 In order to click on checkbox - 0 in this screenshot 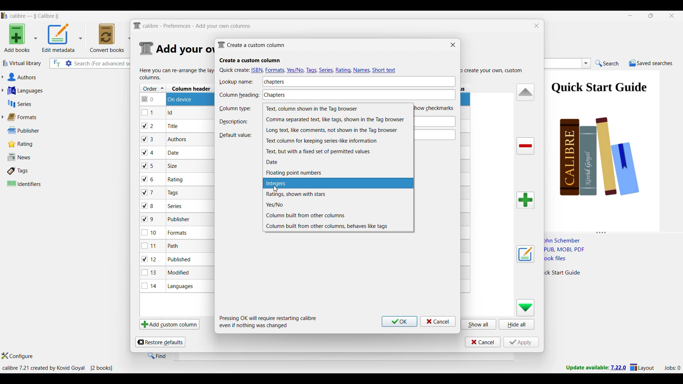, I will do `click(148, 98)`.